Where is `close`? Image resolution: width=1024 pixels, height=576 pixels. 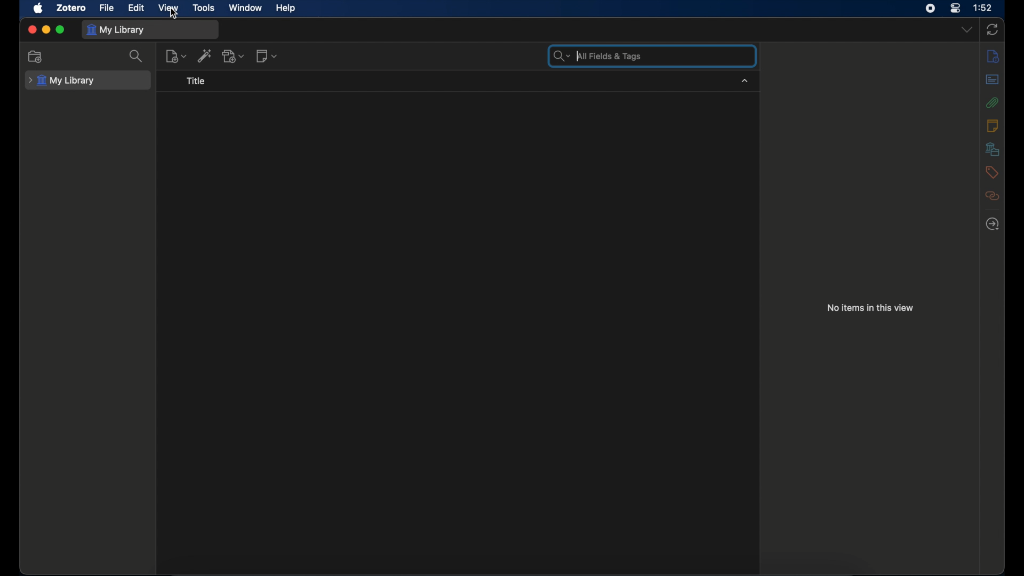 close is located at coordinates (32, 30).